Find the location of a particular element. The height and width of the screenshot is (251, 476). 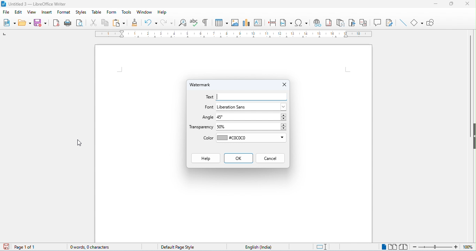

select color is located at coordinates (251, 139).